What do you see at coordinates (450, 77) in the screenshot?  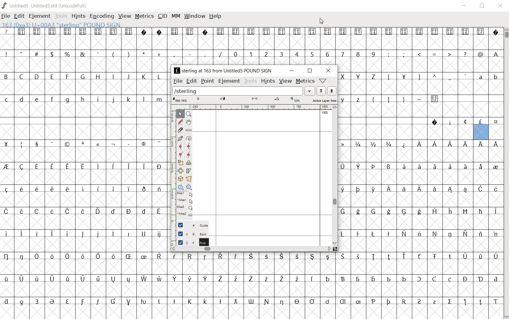 I see `_` at bounding box center [450, 77].